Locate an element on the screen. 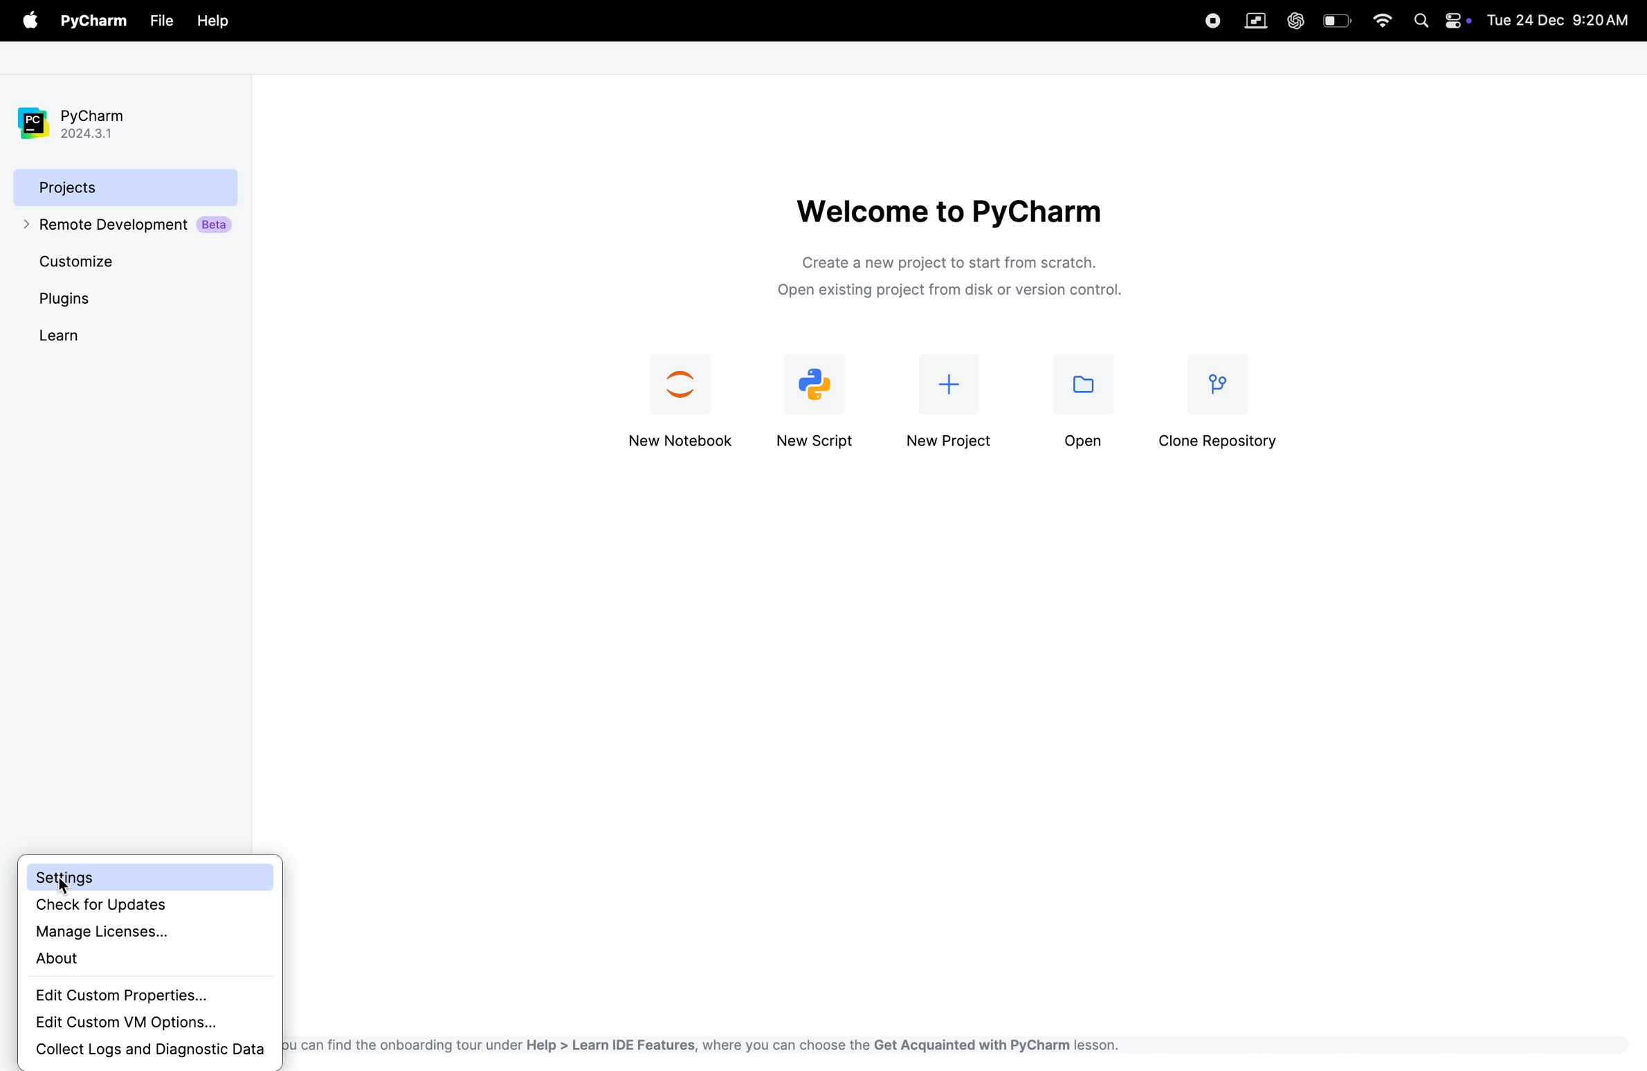 The image size is (1647, 1071). pycharm version is located at coordinates (84, 124).